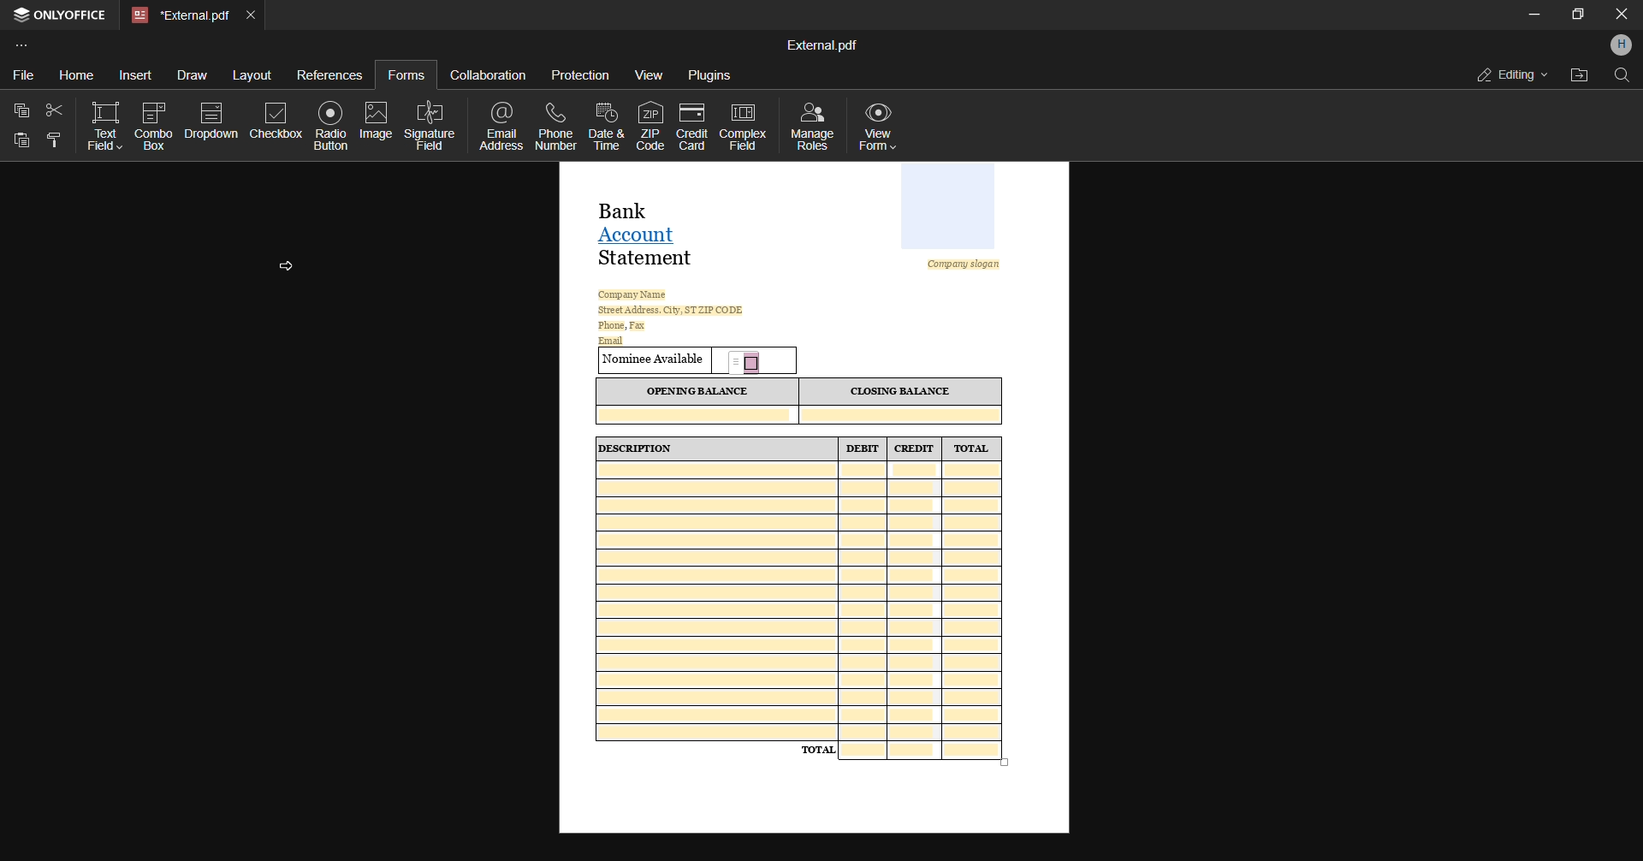  I want to click on copy style, so click(53, 140).